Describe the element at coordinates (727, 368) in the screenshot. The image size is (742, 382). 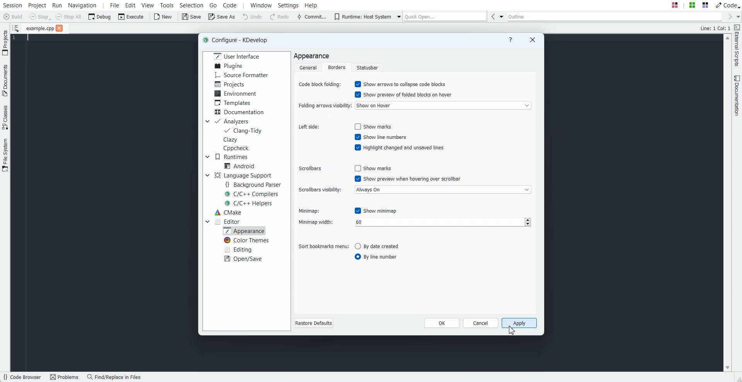
I see `Scroll down` at that location.